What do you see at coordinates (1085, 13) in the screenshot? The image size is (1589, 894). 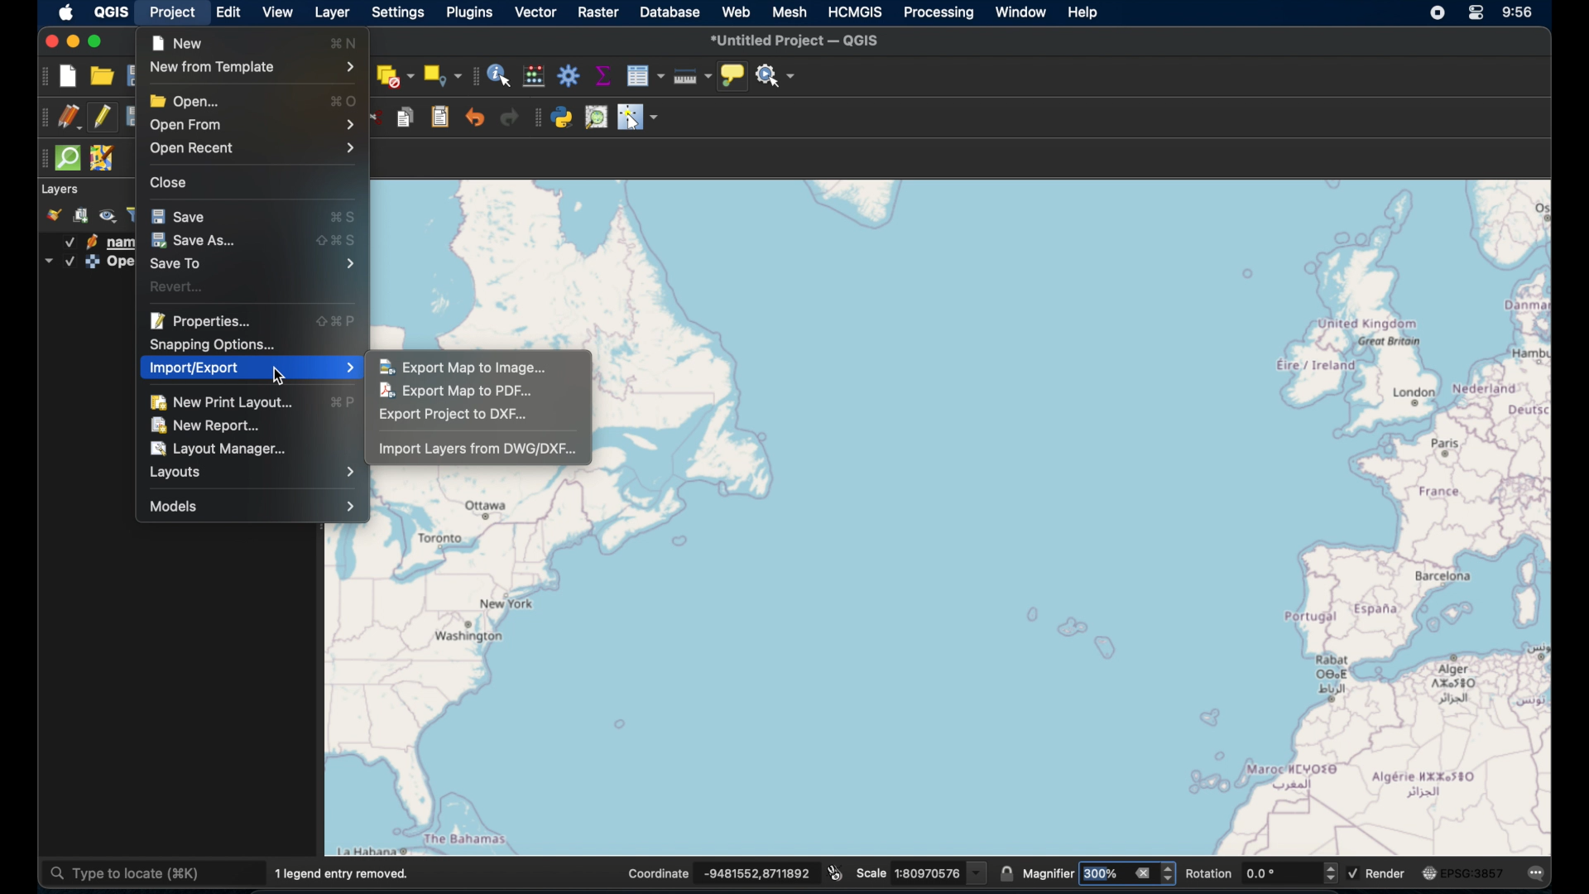 I see `help` at bounding box center [1085, 13].